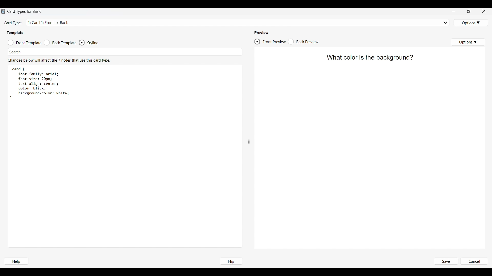 This screenshot has height=276, width=492. I want to click on Show interface in smaller tab, so click(469, 11).